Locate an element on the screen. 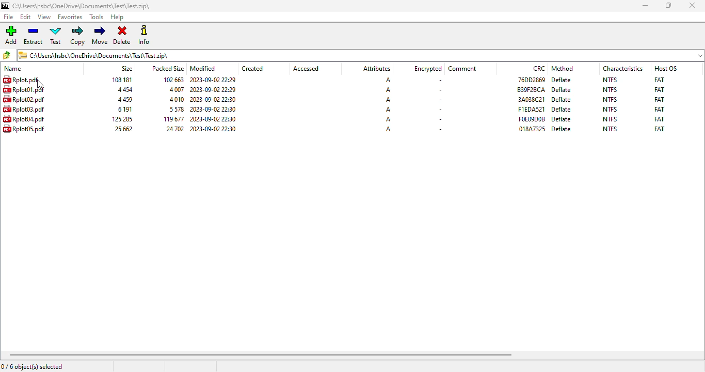  FAT is located at coordinates (660, 109).